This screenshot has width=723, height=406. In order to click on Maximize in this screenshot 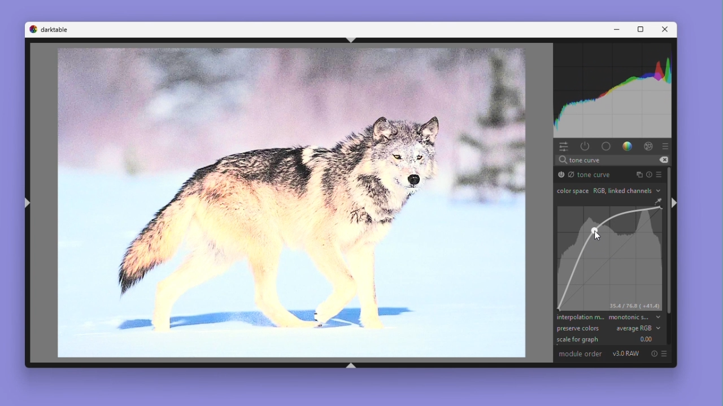, I will do `click(641, 29)`.